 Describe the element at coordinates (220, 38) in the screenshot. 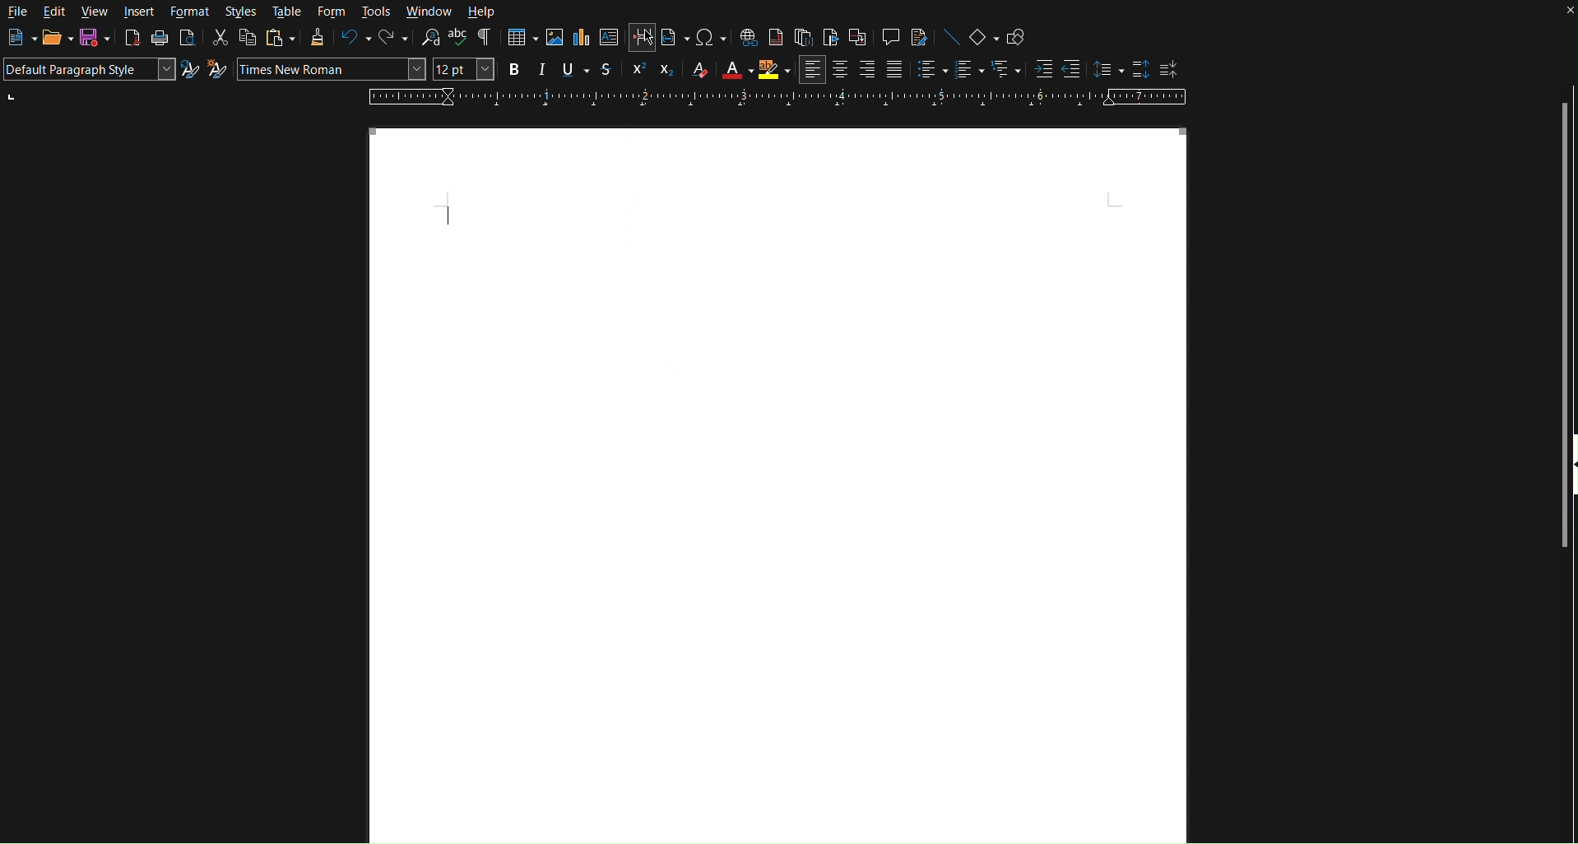

I see `Cut` at that location.